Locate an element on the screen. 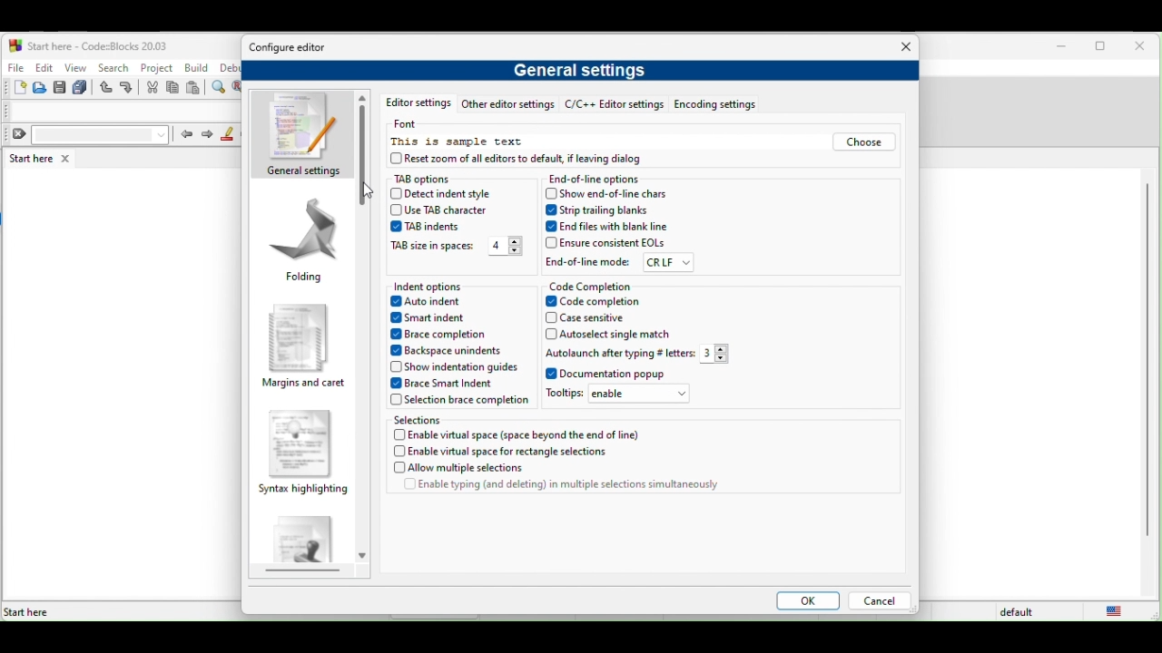 This screenshot has width=1162, height=653. save everything is located at coordinates (82, 88).